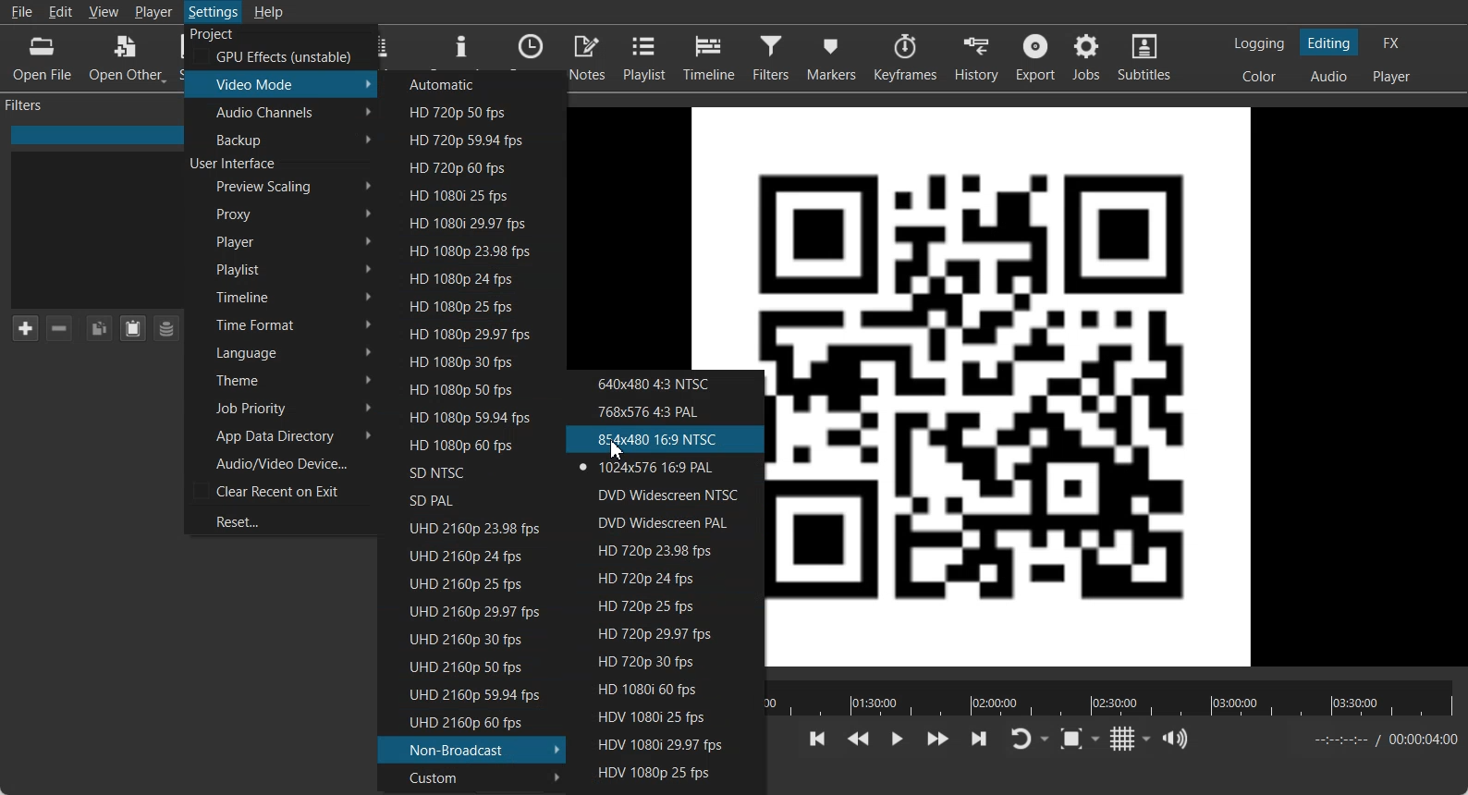 This screenshot has width=1468, height=795. Describe the element at coordinates (1328, 76) in the screenshot. I see `Switch to the Audio layout` at that location.